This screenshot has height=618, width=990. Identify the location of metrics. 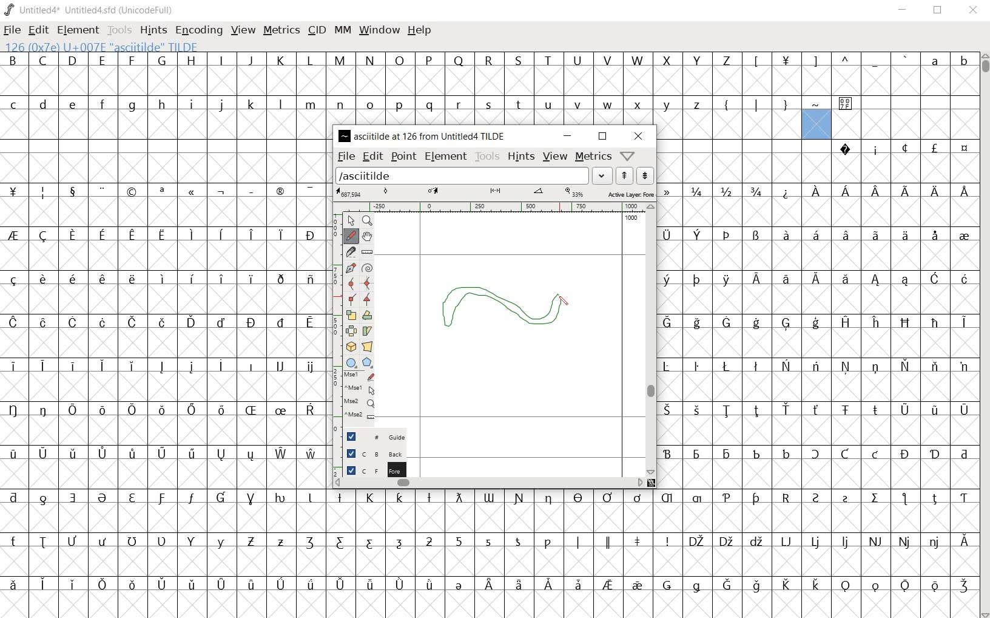
(593, 157).